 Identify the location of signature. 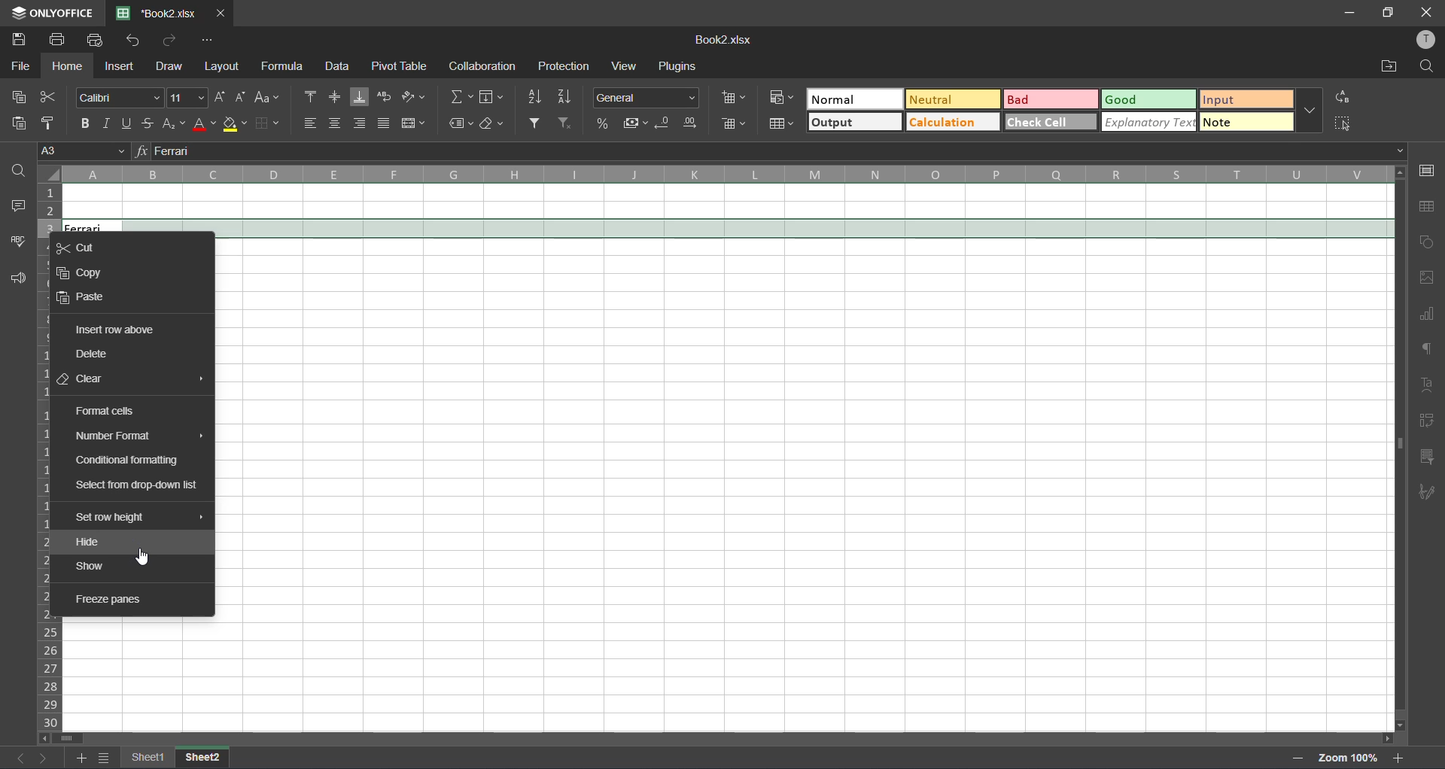
(1428, 494).